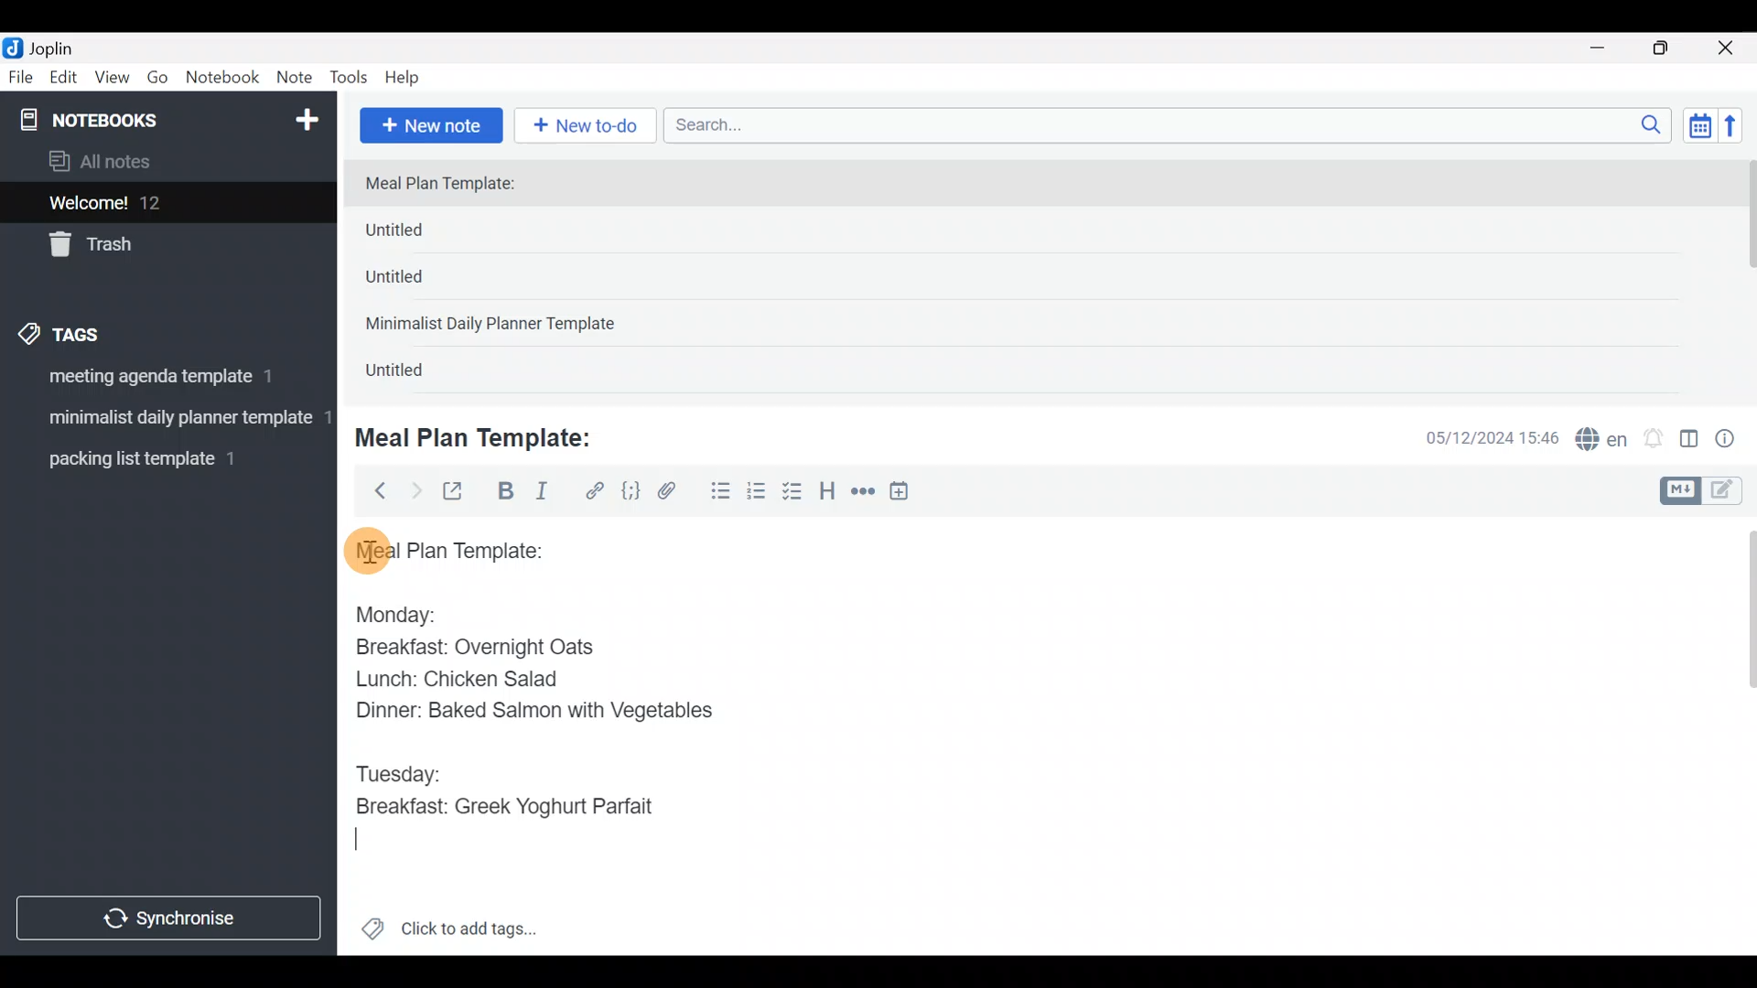 The image size is (1757, 988). What do you see at coordinates (129, 119) in the screenshot?
I see `Notebooks` at bounding box center [129, 119].